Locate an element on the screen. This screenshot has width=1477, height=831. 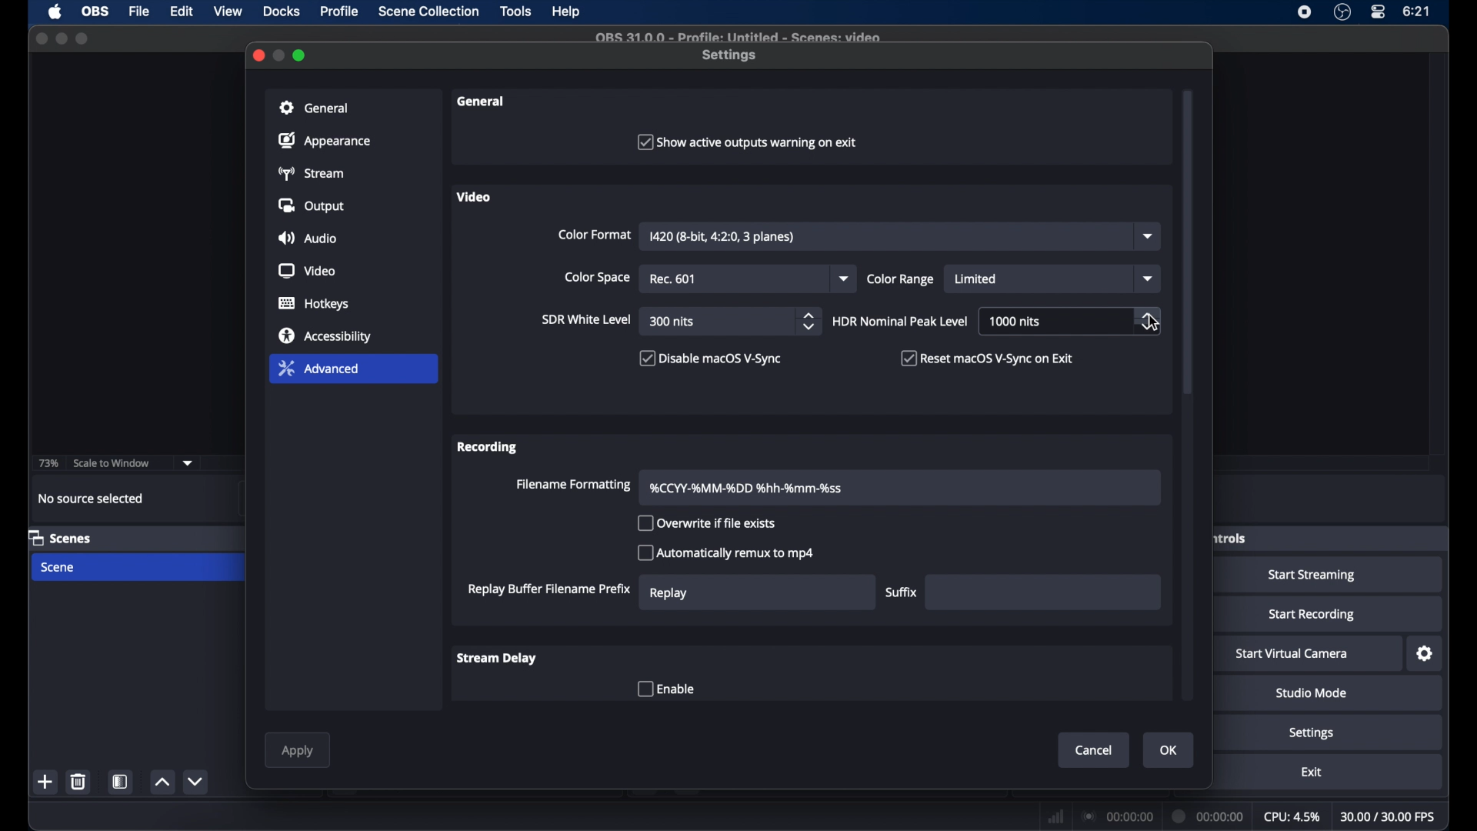
decrement is located at coordinates (198, 781).